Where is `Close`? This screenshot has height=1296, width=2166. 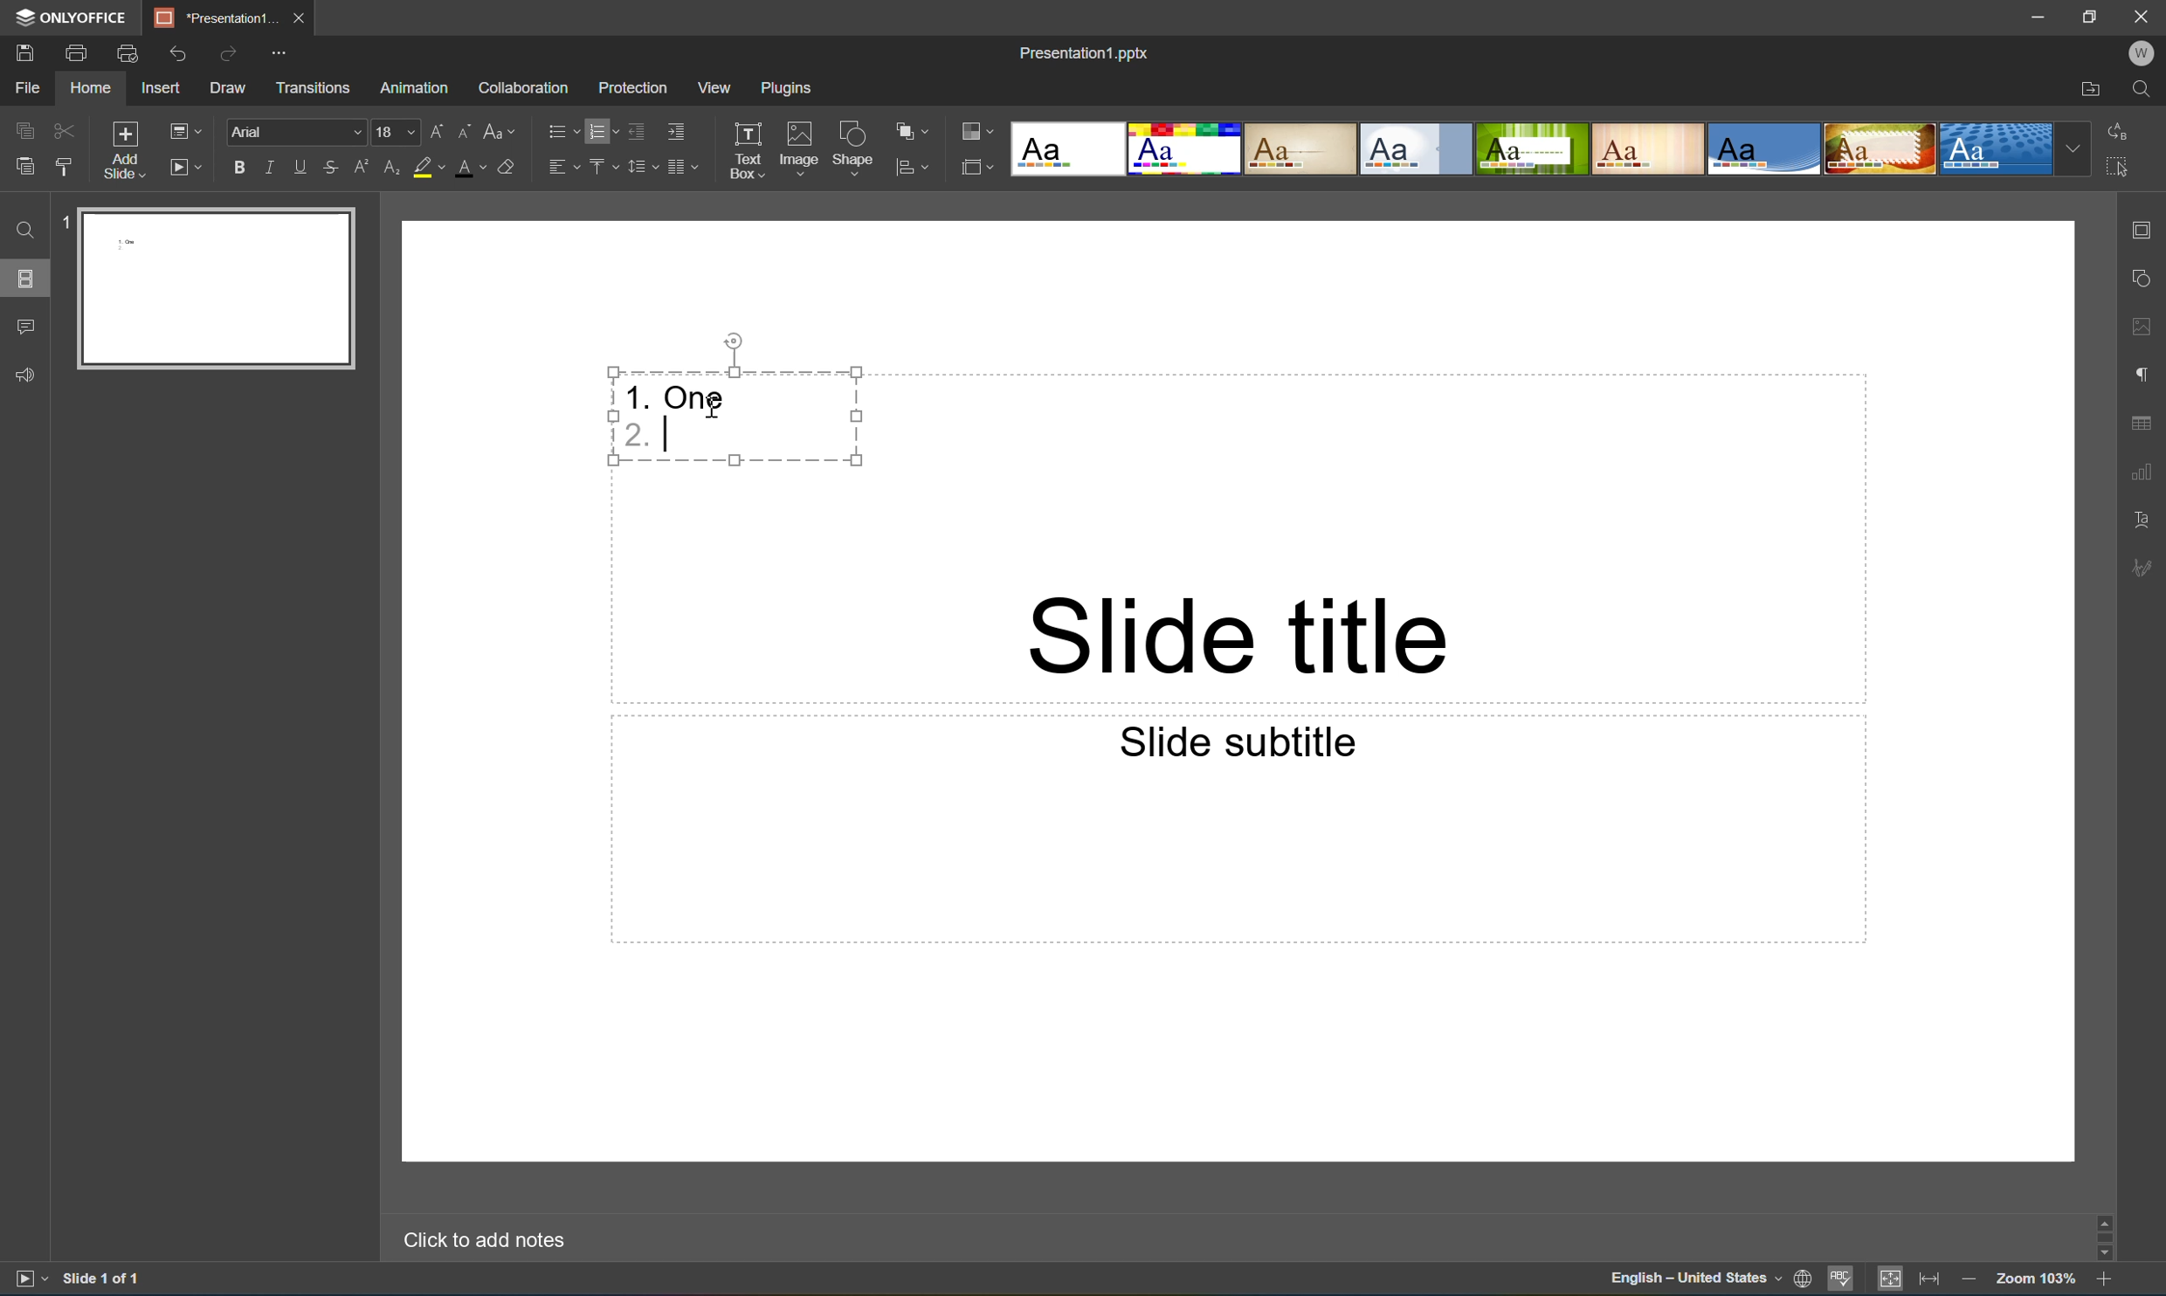
Close is located at coordinates (2146, 16).